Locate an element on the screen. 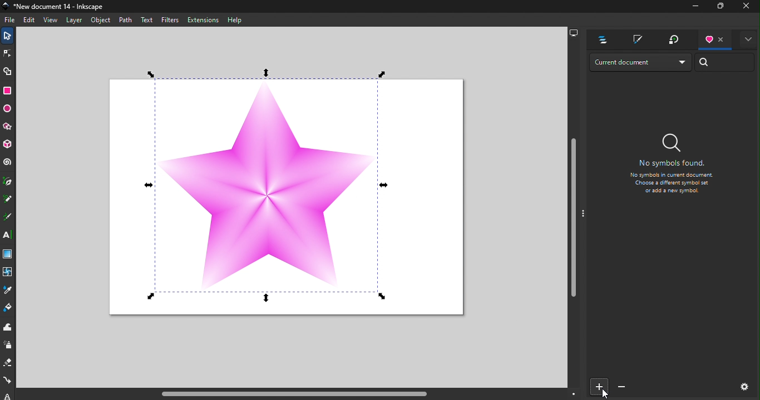 This screenshot has height=400, width=760. Help is located at coordinates (234, 21).